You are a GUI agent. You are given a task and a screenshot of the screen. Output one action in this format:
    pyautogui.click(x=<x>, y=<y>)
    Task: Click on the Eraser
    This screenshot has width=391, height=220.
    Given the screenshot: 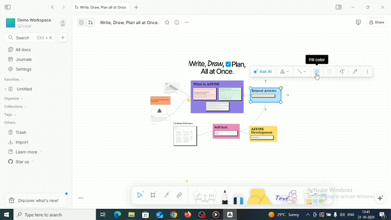 What is the action you would take?
    pyautogui.click(x=238, y=197)
    